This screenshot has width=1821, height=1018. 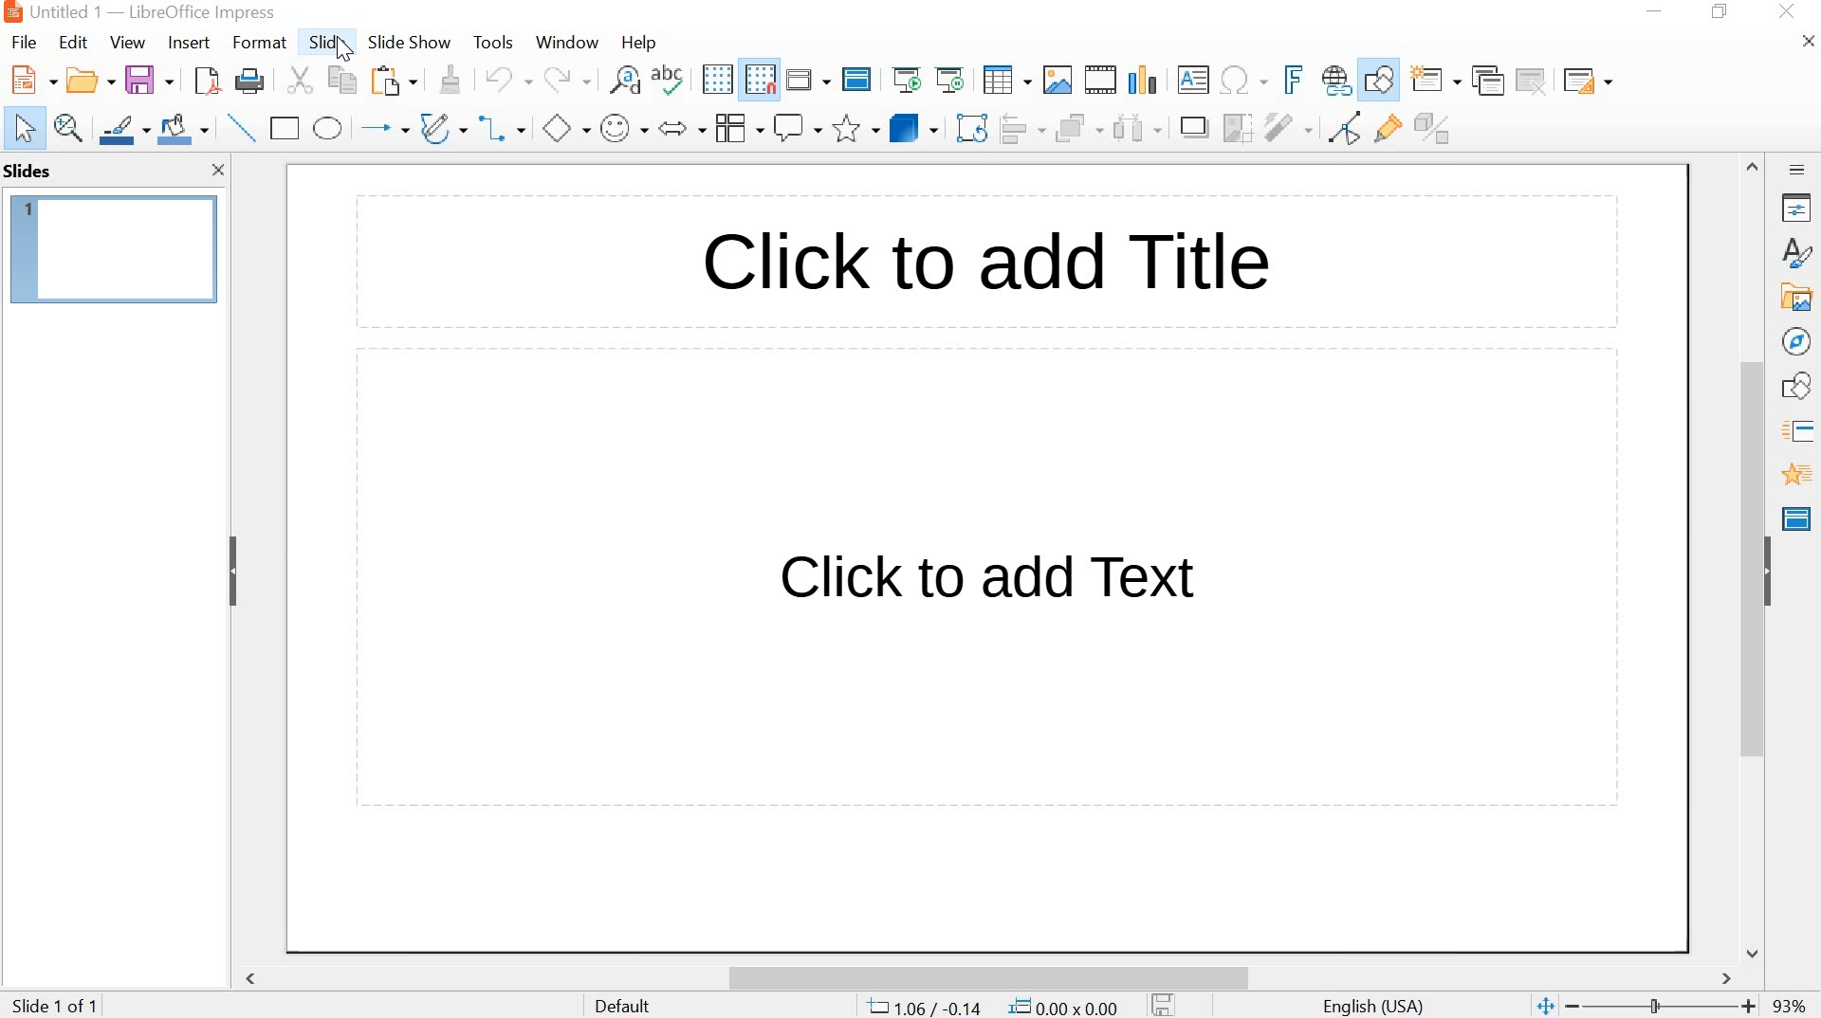 I want to click on SAVE AS PDF, so click(x=206, y=81).